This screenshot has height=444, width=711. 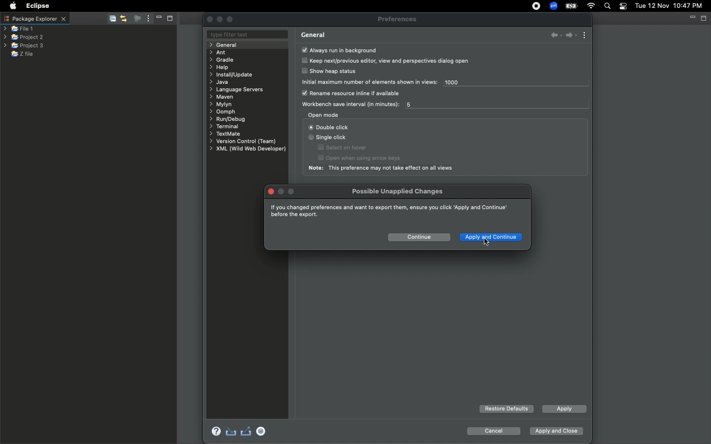 What do you see at coordinates (235, 74) in the screenshot?
I see `Install, update` at bounding box center [235, 74].